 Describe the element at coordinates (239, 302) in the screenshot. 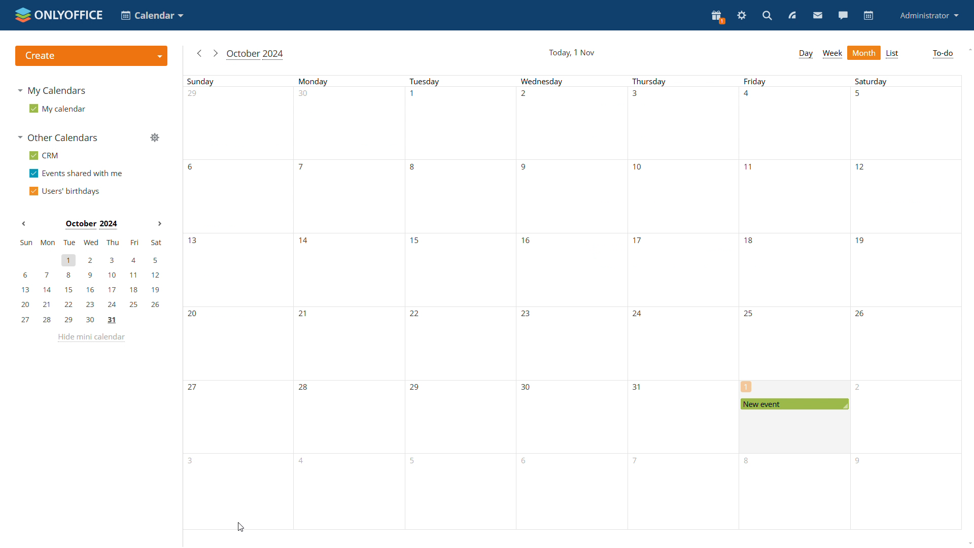

I see `sunday` at that location.